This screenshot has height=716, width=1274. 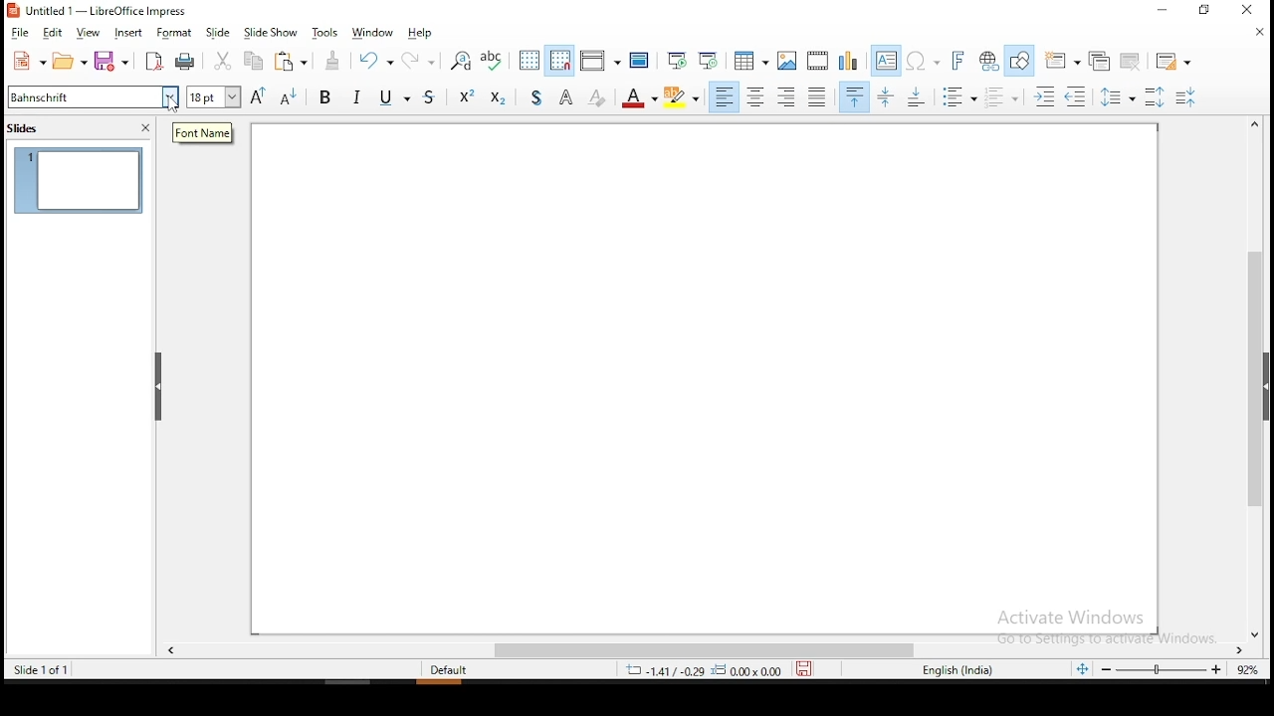 I want to click on zoom level, so click(x=1248, y=670).